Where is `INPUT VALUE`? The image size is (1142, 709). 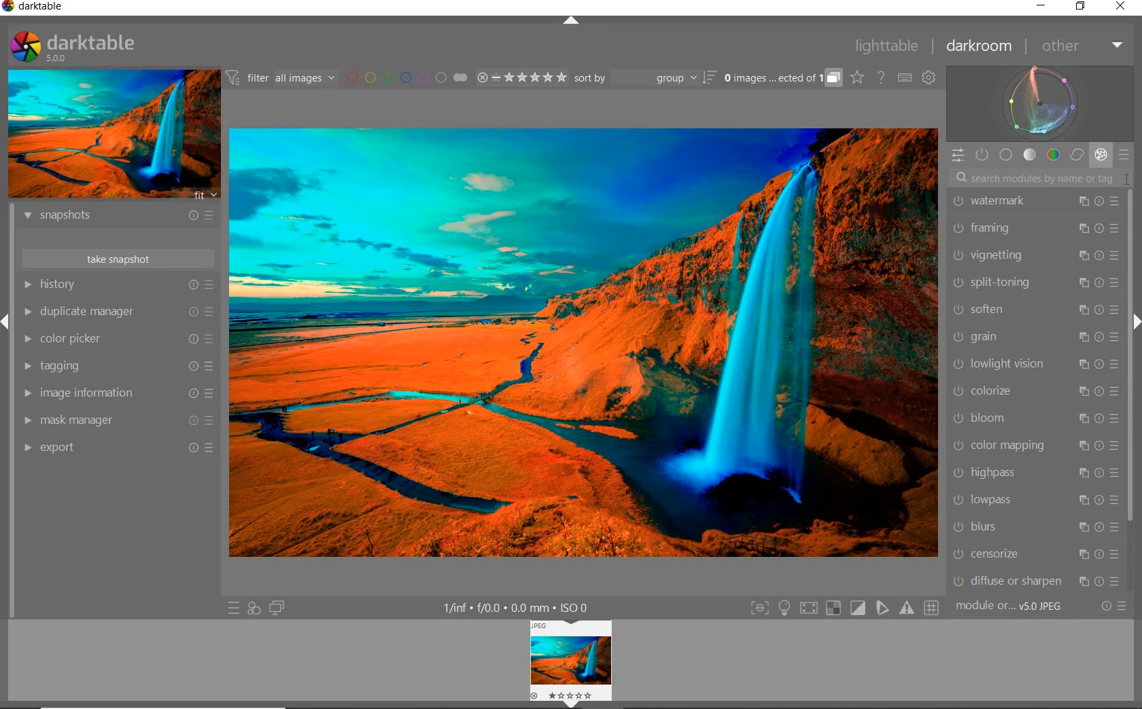
INPUT VALUE is located at coordinates (1048, 177).